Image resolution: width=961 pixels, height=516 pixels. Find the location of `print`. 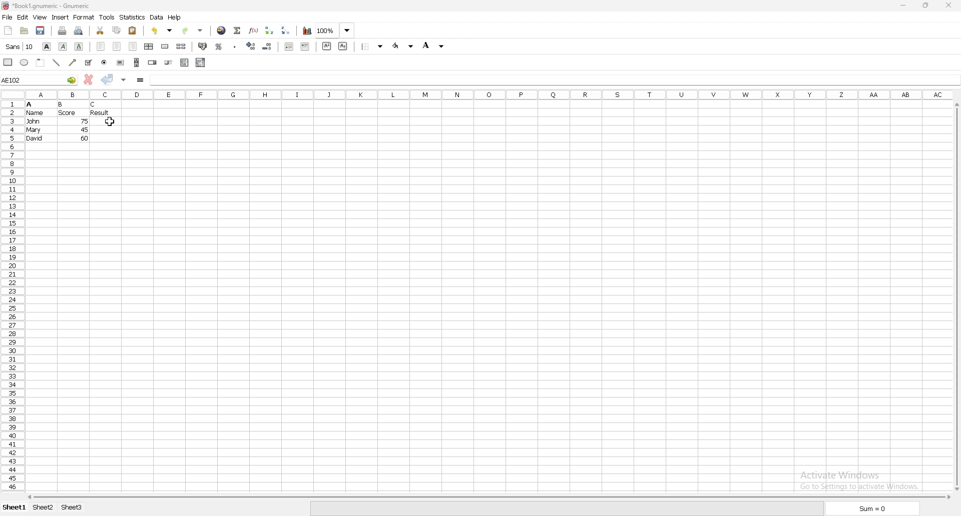

print is located at coordinates (63, 31).